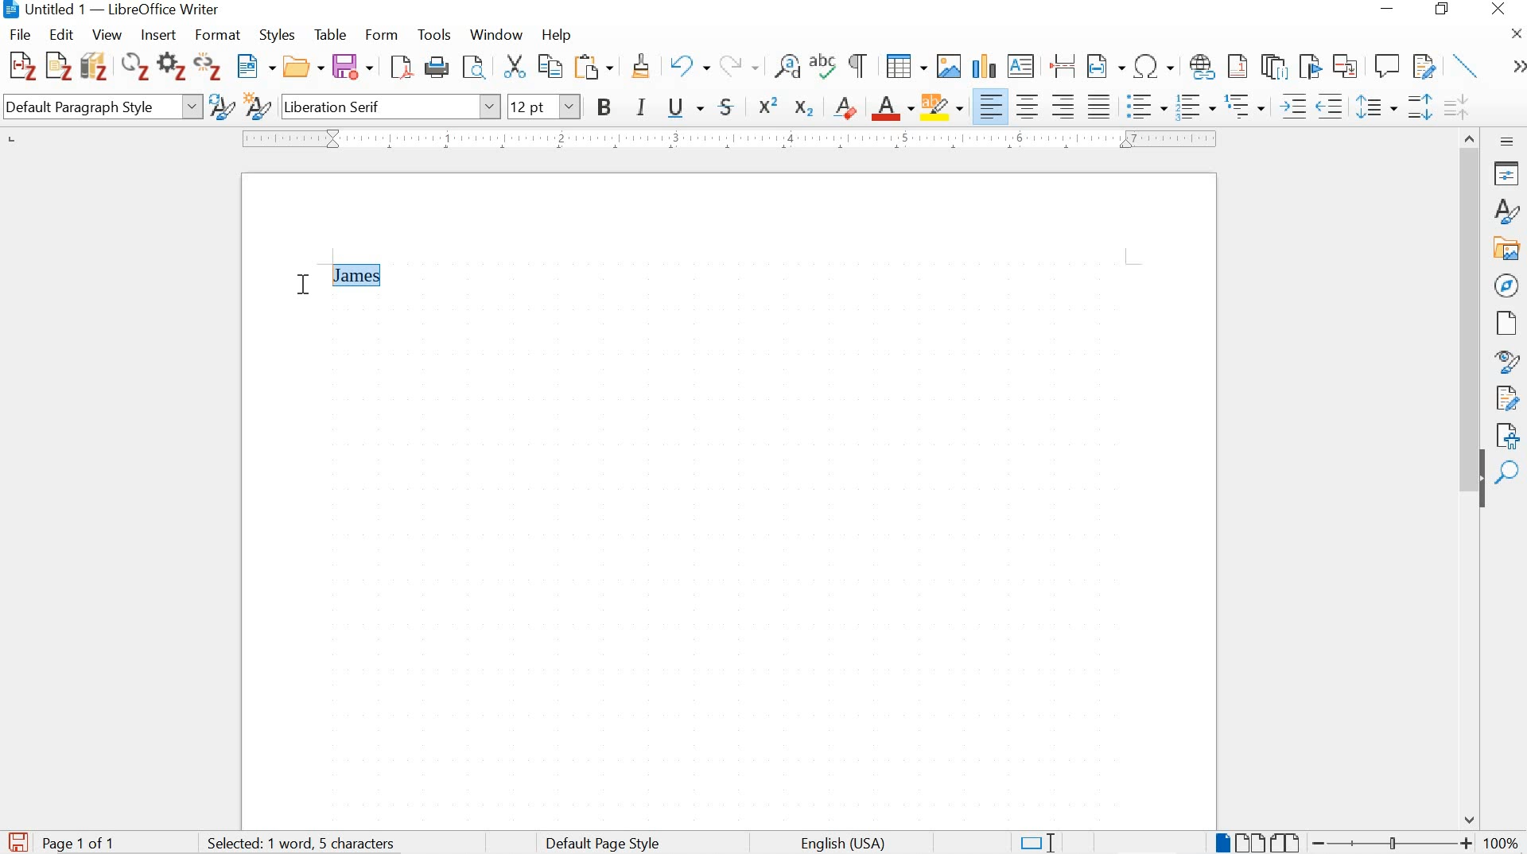 This screenshot has height=854, width=1527. What do you see at coordinates (257, 108) in the screenshot?
I see `new style from selection` at bounding box center [257, 108].